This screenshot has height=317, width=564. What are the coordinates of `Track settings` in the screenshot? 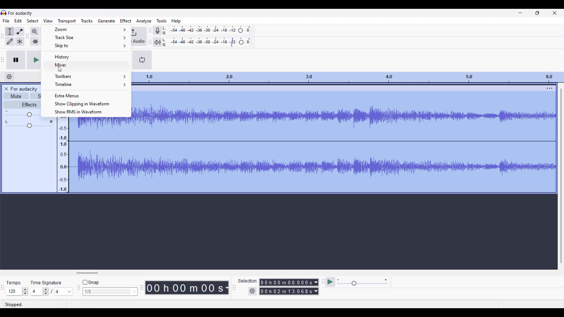 It's located at (550, 88).